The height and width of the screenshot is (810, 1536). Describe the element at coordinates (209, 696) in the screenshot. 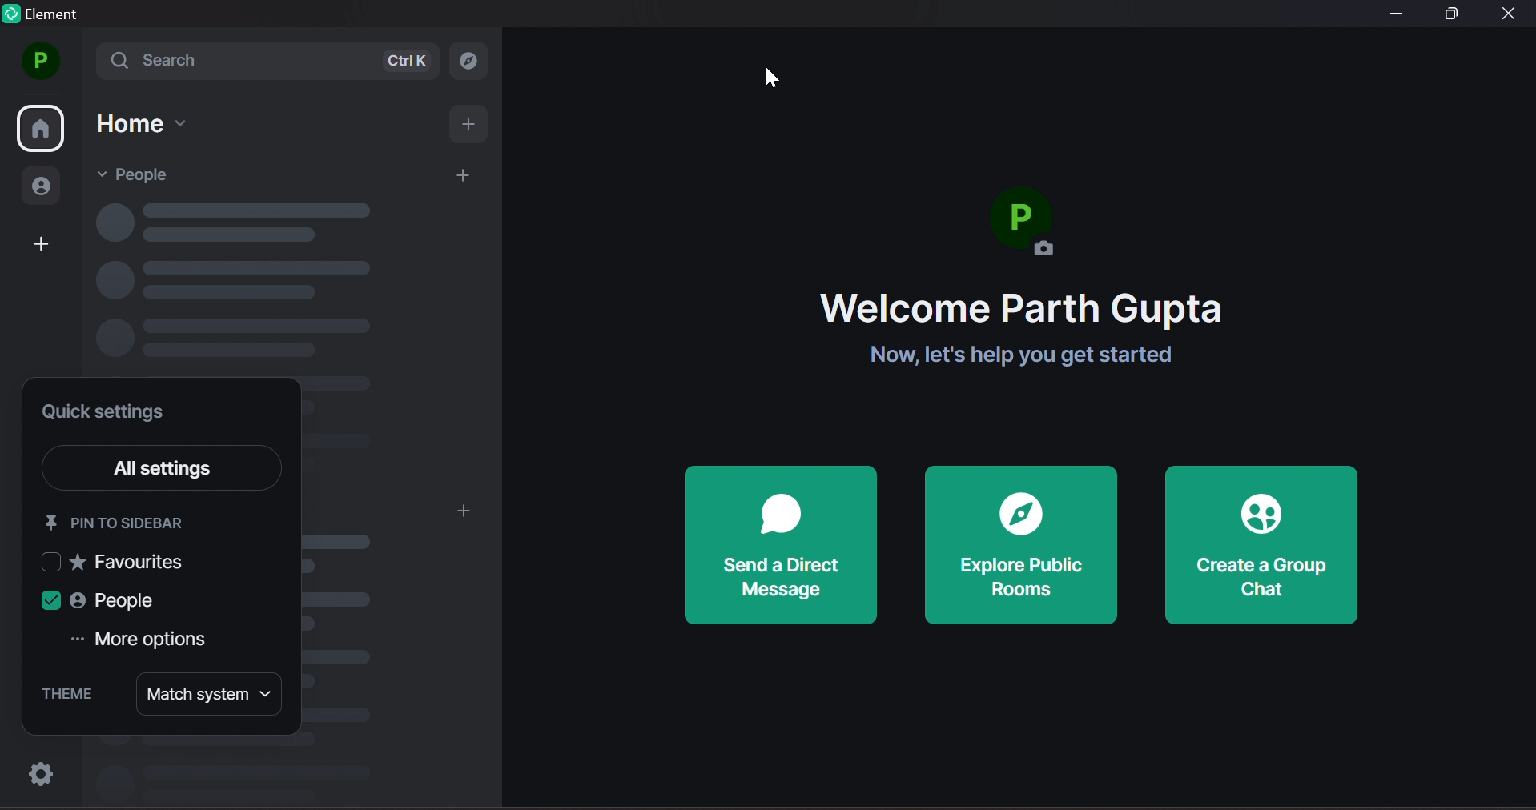

I see `Match system` at that location.